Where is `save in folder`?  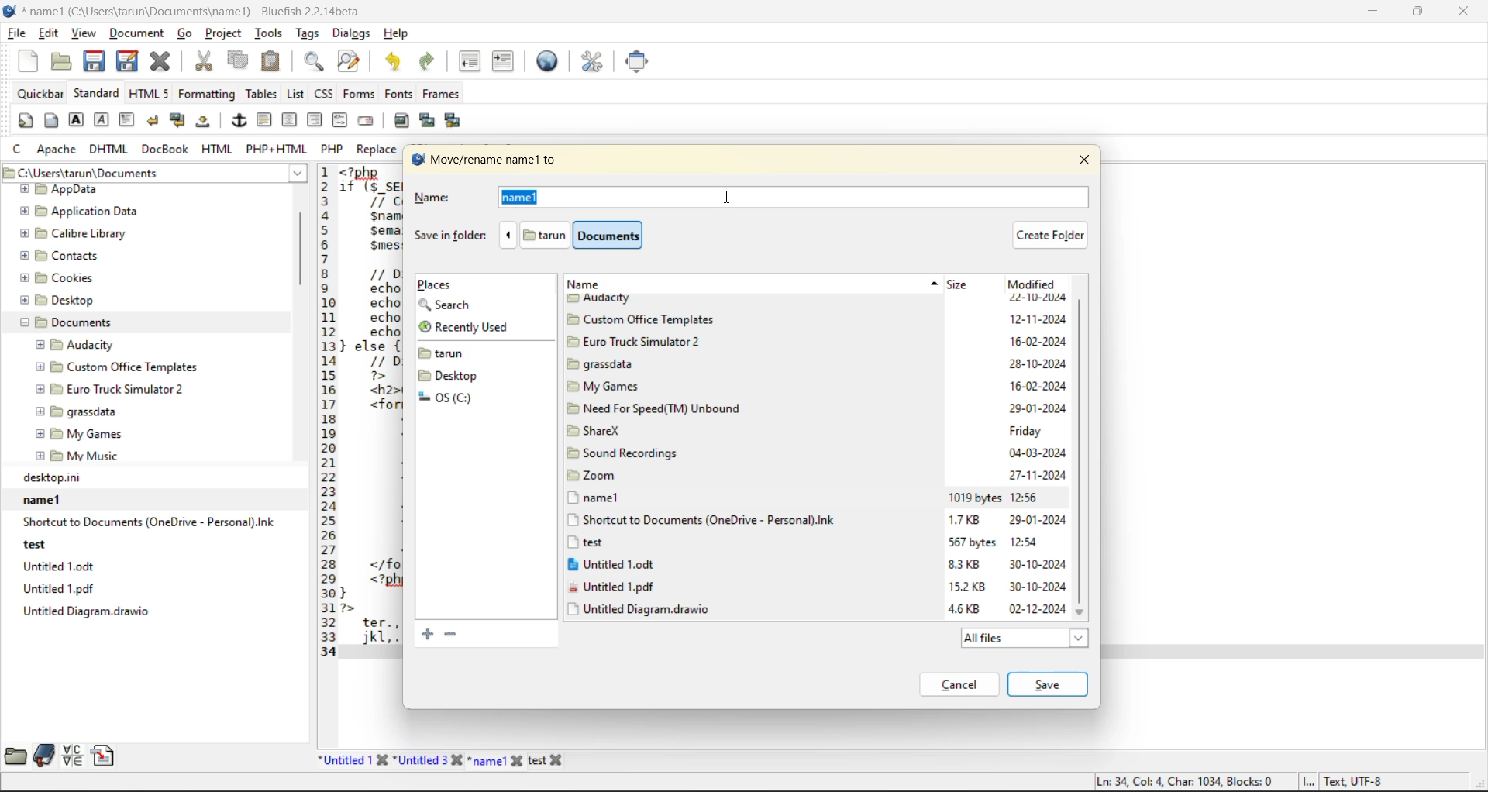
save in folder is located at coordinates (445, 235).